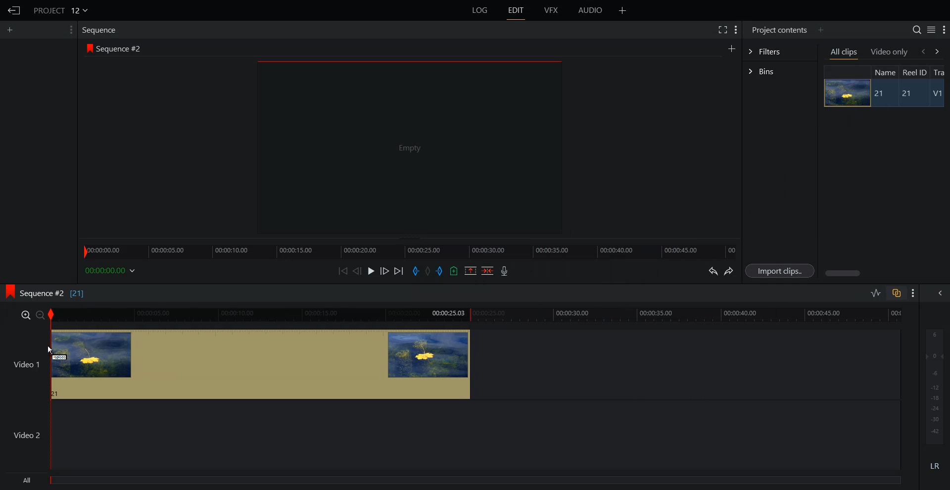 The width and height of the screenshot is (950, 490). I want to click on Add an out Mark in current position, so click(441, 271).